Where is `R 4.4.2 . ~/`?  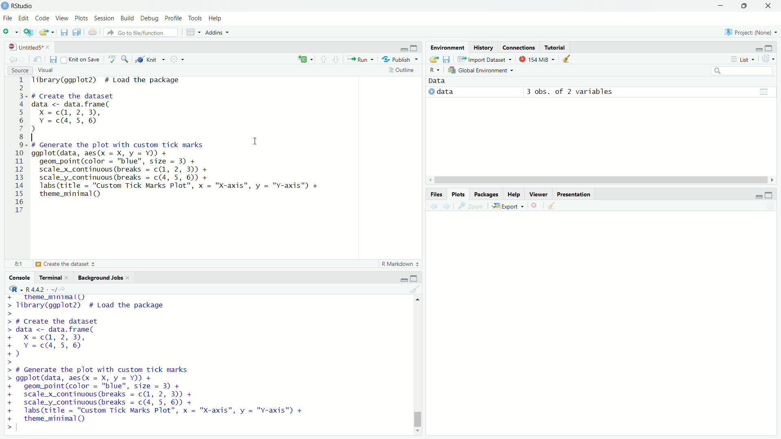 R 4.4.2 . ~/ is located at coordinates (42, 289).